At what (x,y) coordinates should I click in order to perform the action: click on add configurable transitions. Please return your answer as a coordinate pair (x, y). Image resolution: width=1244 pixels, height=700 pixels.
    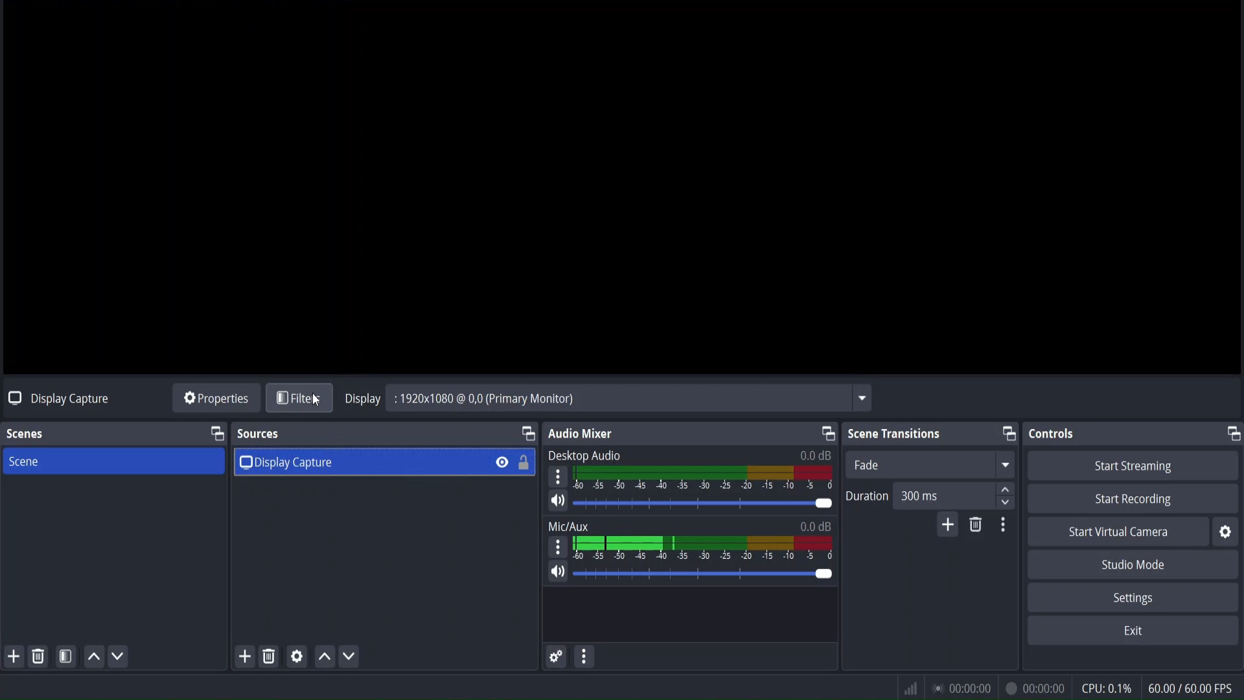
    Looking at the image, I should click on (948, 526).